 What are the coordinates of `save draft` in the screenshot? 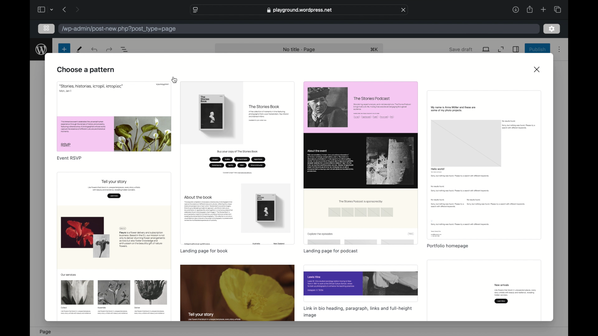 It's located at (461, 49).